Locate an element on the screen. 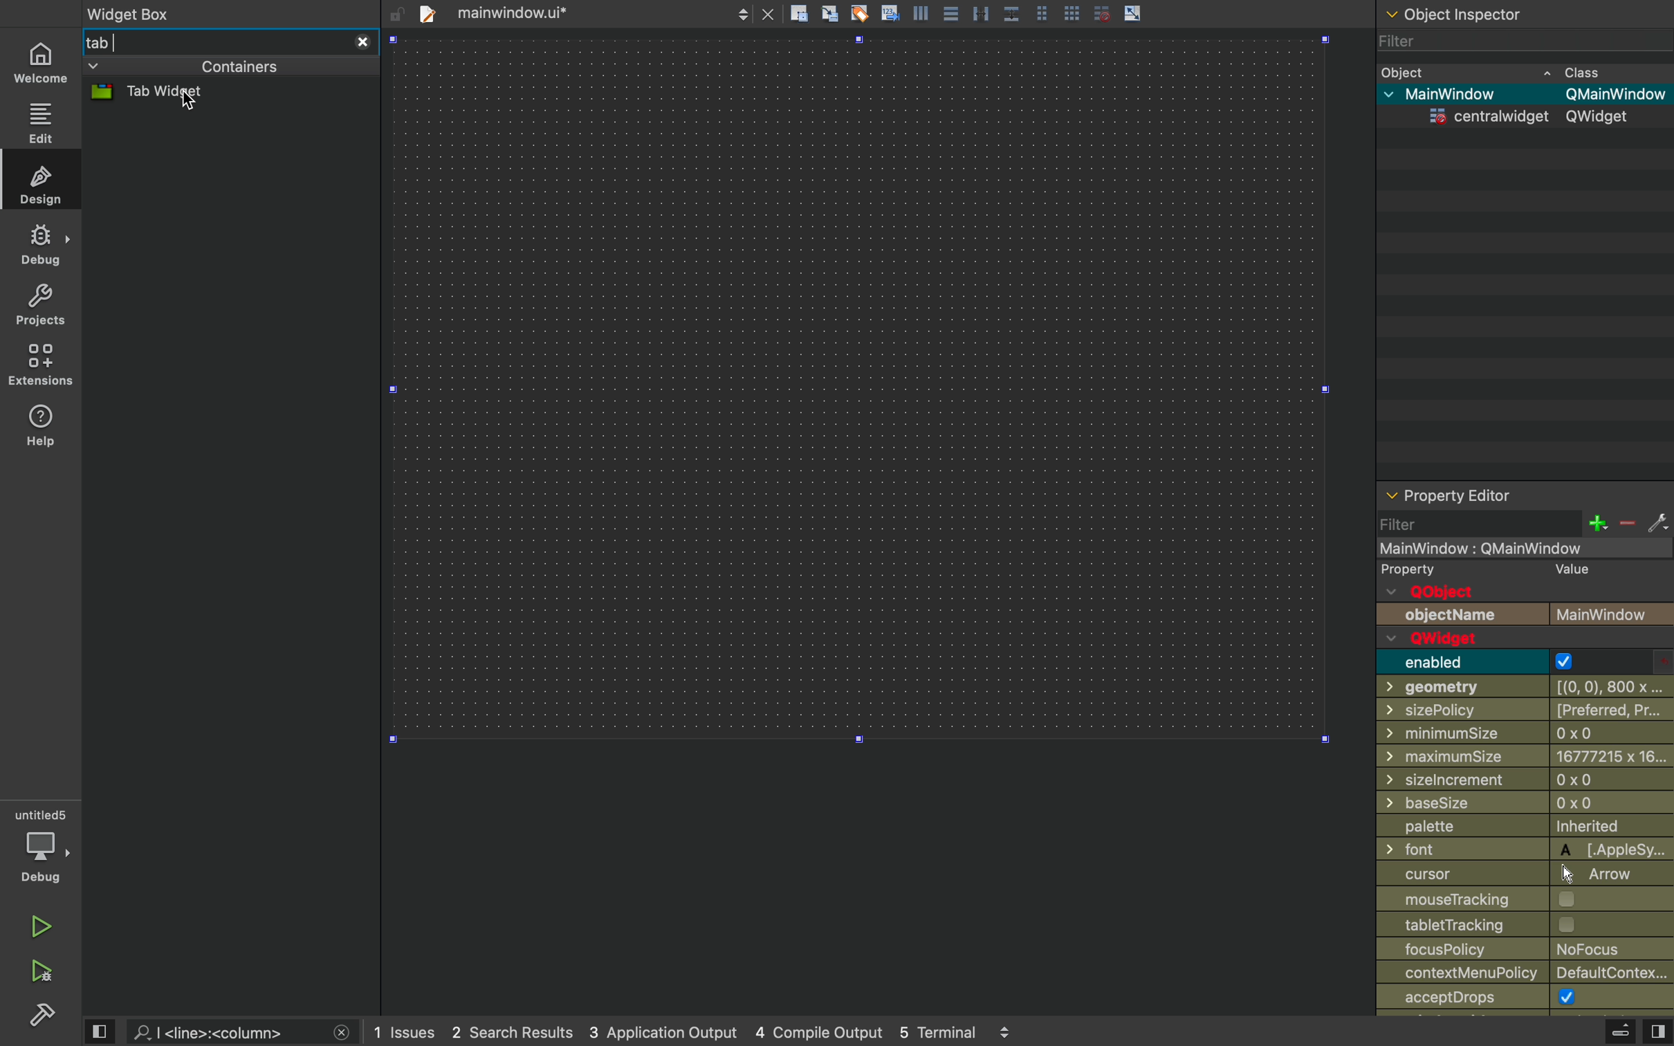  labeltracking is located at coordinates (1527, 926).